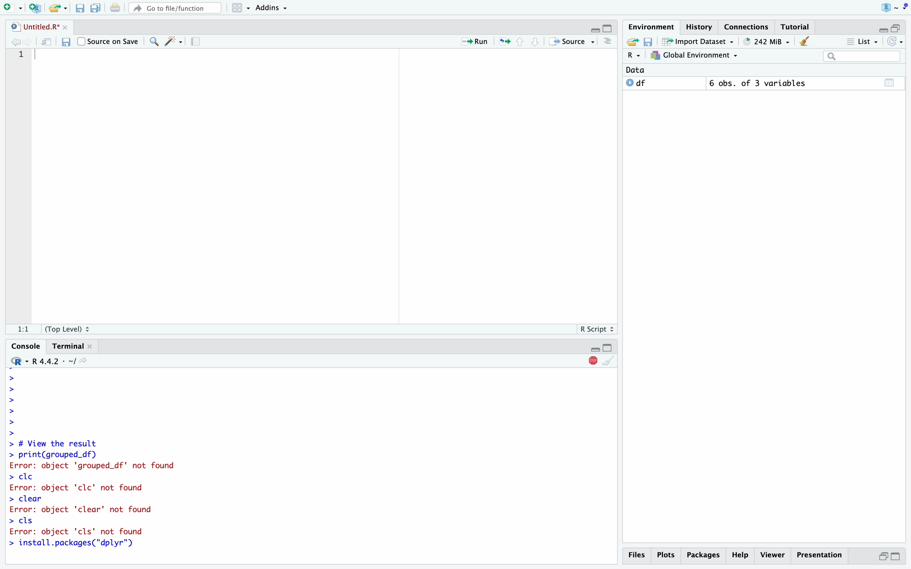 This screenshot has height=569, width=911. I want to click on Source, so click(572, 41).